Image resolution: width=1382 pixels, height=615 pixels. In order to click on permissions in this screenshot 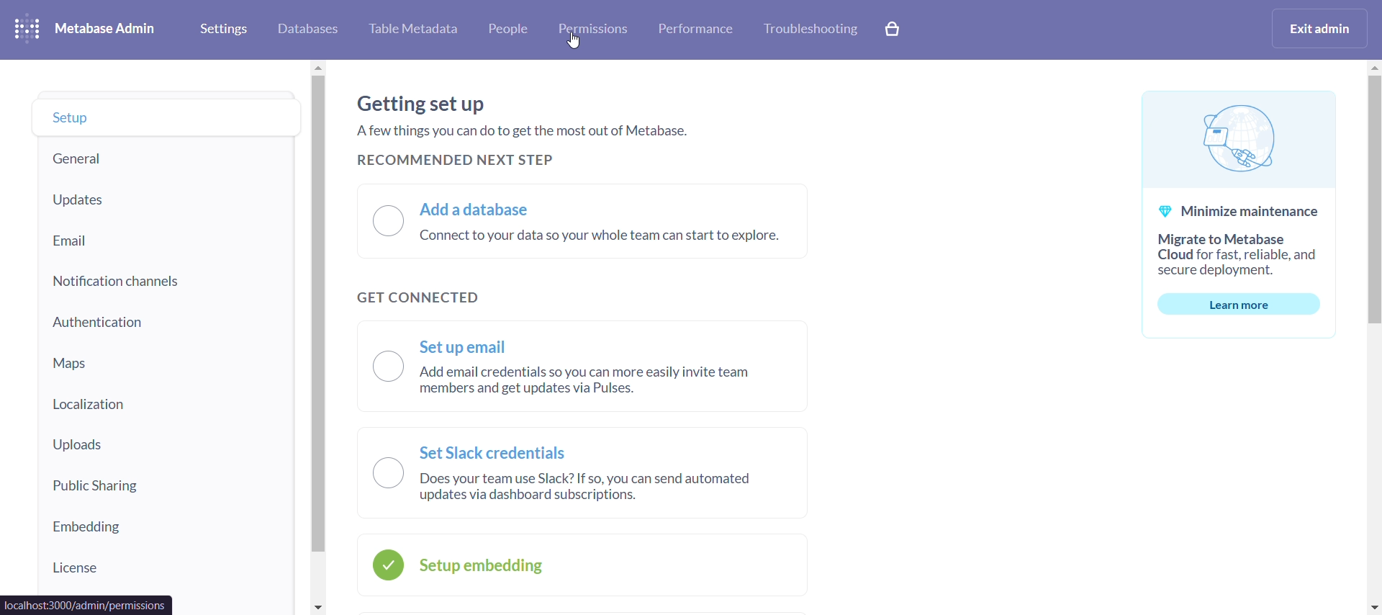, I will do `click(597, 30)`.